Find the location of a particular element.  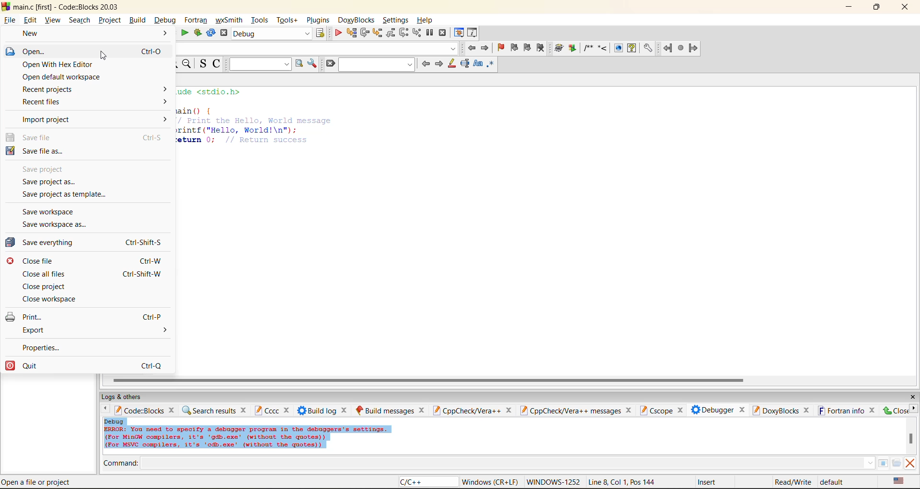

debugging windows is located at coordinates (459, 33).